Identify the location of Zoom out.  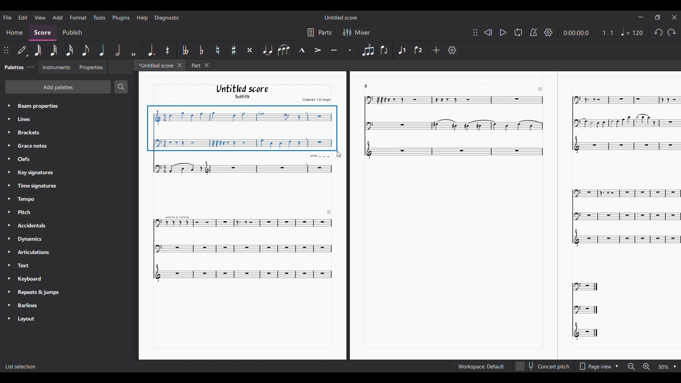
(631, 367).